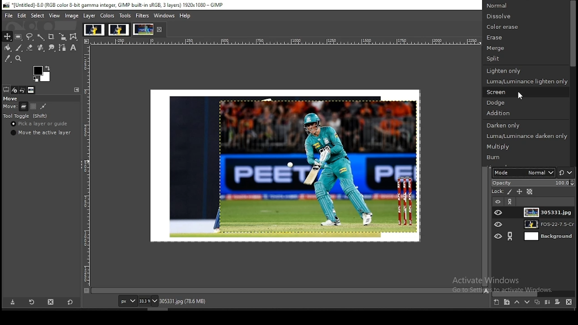 The width and height of the screenshot is (578, 325). What do you see at coordinates (186, 16) in the screenshot?
I see `help` at bounding box center [186, 16].